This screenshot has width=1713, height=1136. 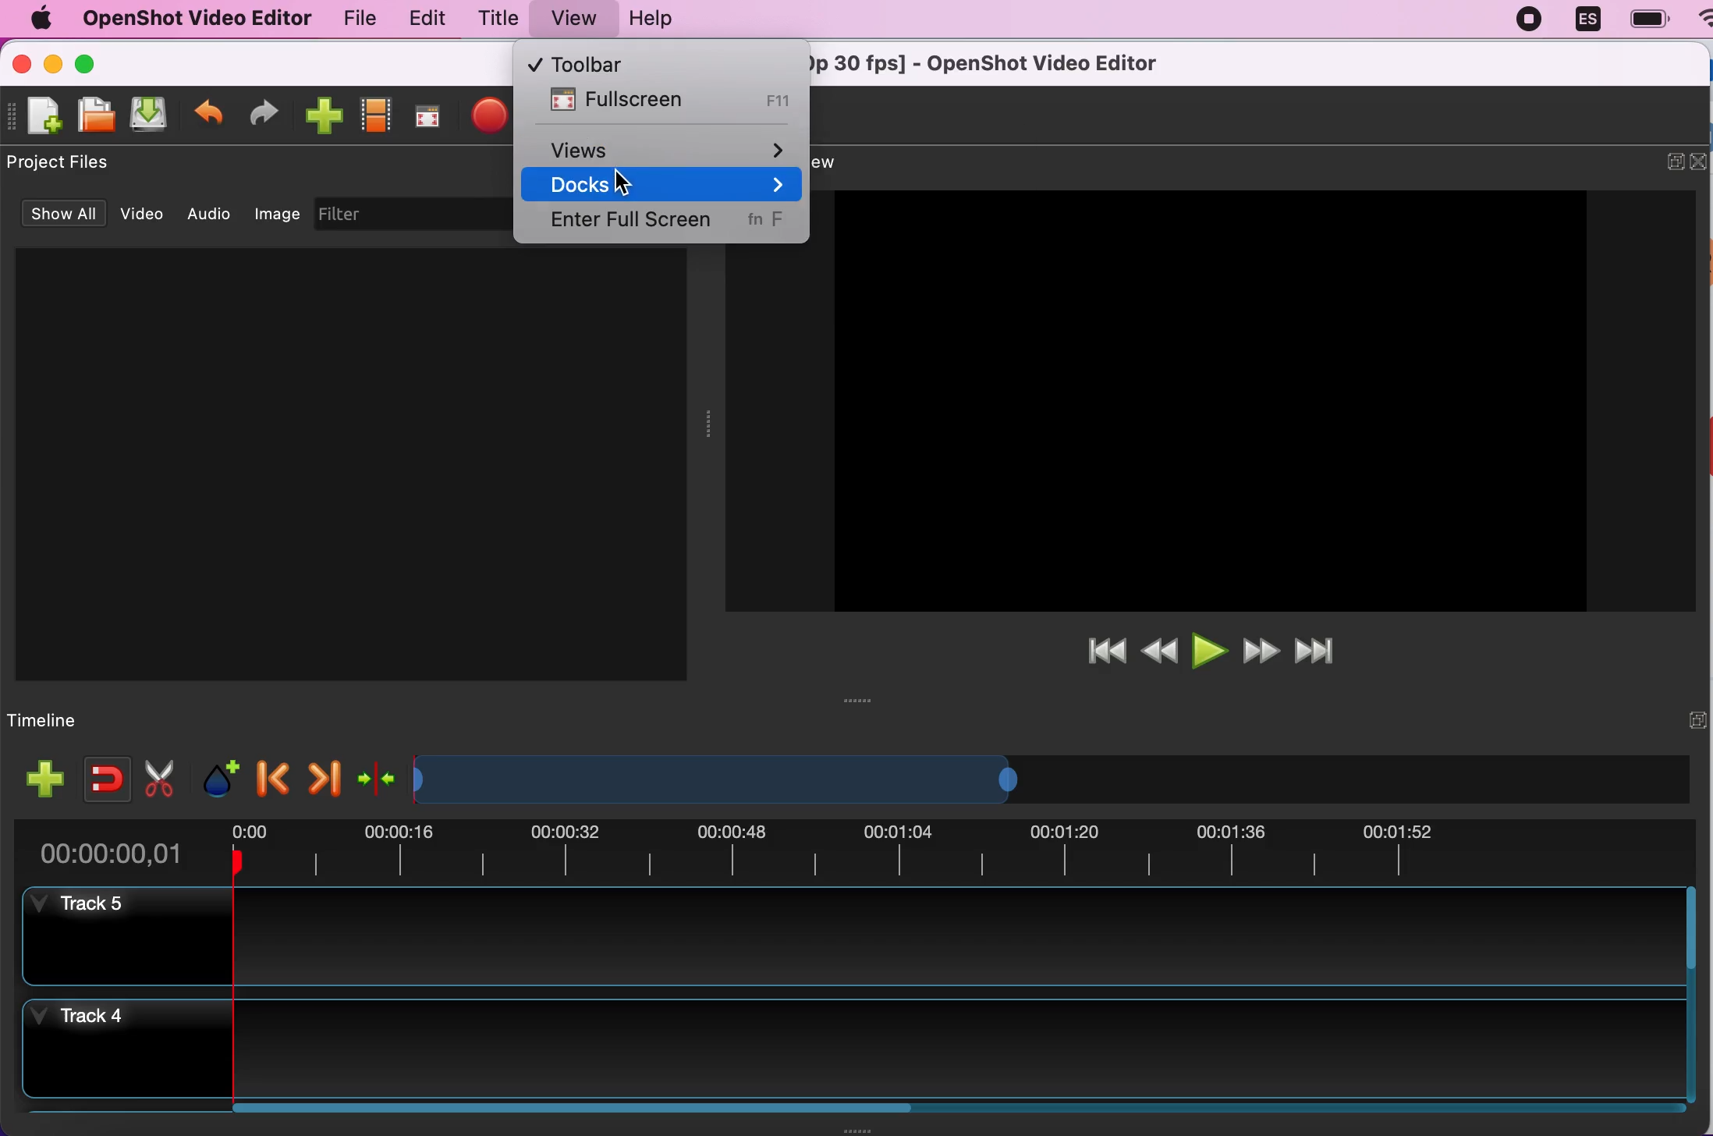 What do you see at coordinates (491, 19) in the screenshot?
I see `title` at bounding box center [491, 19].